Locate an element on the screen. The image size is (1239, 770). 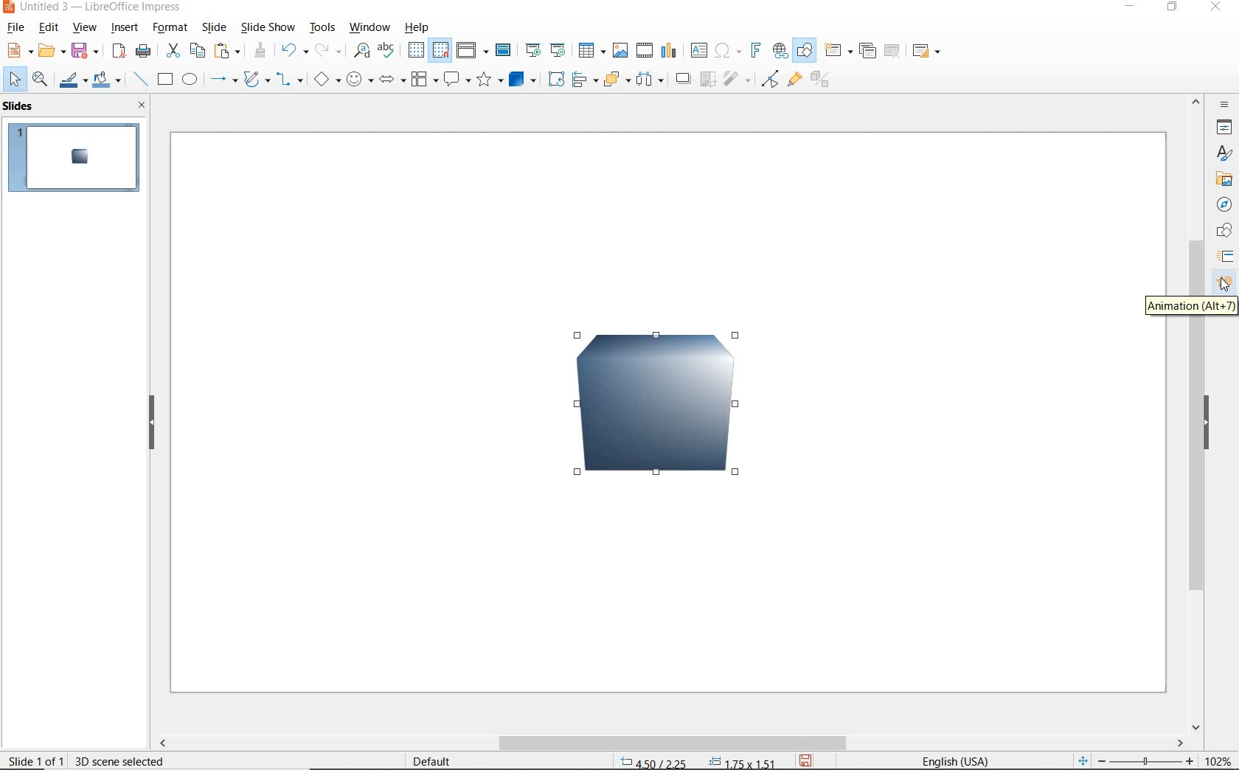
arrange is located at coordinates (617, 79).